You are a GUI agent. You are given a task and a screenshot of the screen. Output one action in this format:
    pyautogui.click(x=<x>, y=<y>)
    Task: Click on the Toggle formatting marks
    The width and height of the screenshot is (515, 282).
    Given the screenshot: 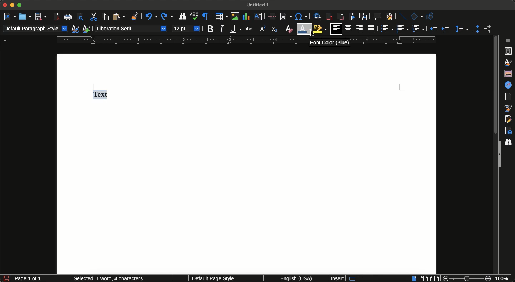 What is the action you would take?
    pyautogui.click(x=206, y=16)
    